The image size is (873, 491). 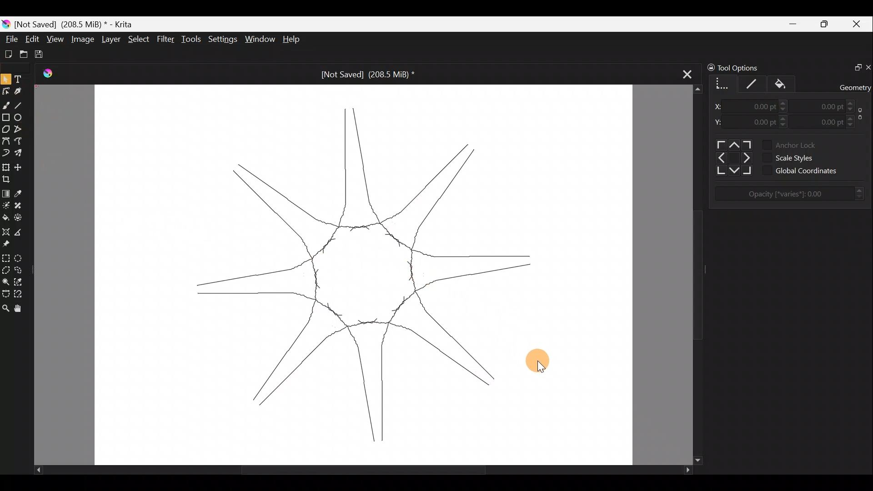 I want to click on Close tab, so click(x=687, y=71).